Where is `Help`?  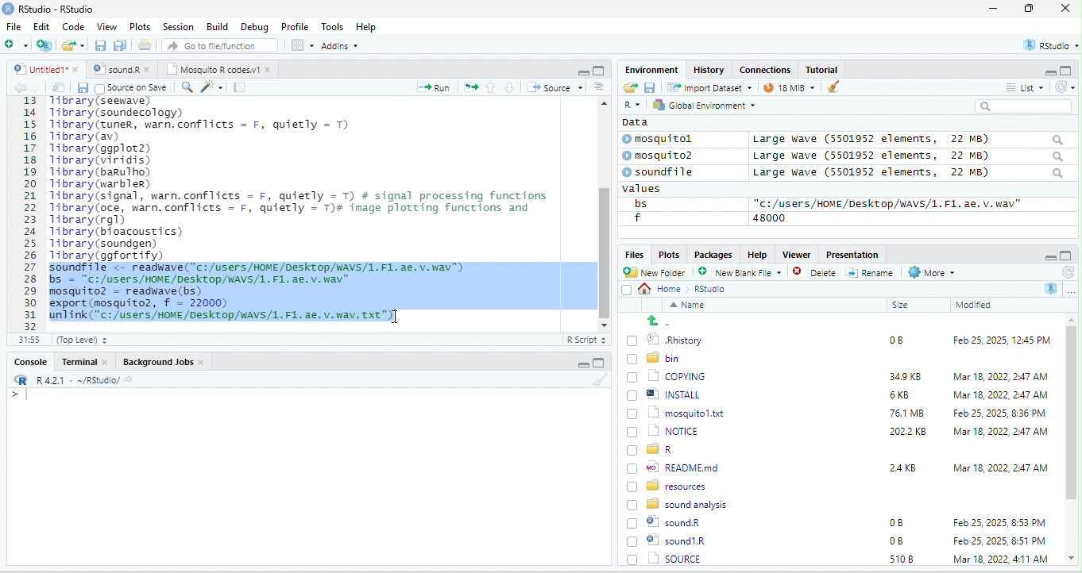
Help is located at coordinates (757, 253).